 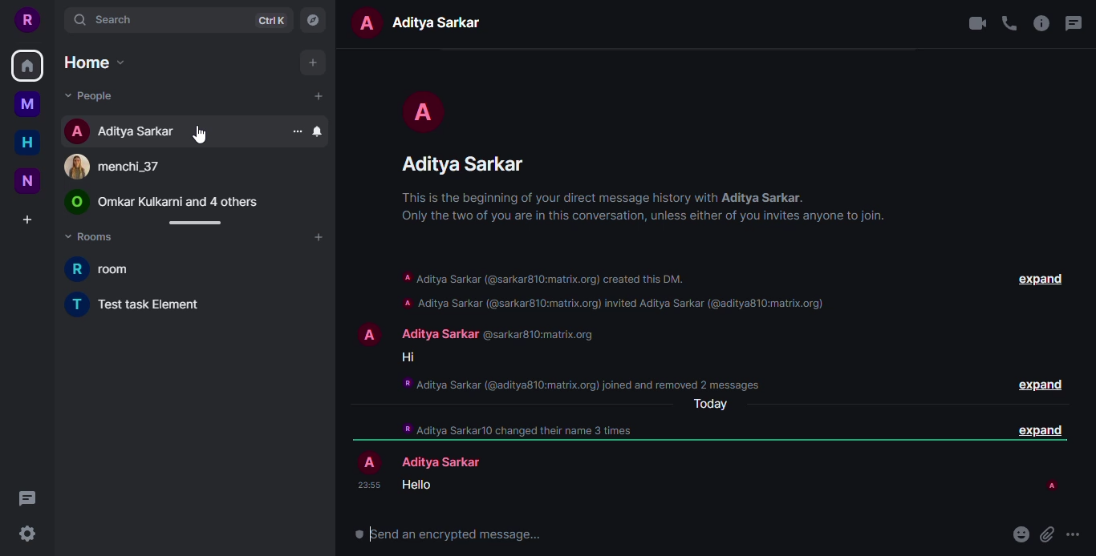 I want to click on more options, so click(x=1075, y=537).